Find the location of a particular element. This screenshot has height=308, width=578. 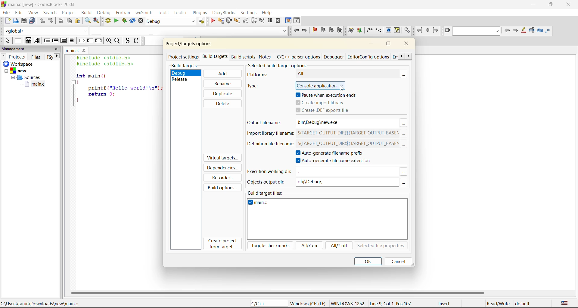

Windows (CR+LF) is located at coordinates (307, 303).